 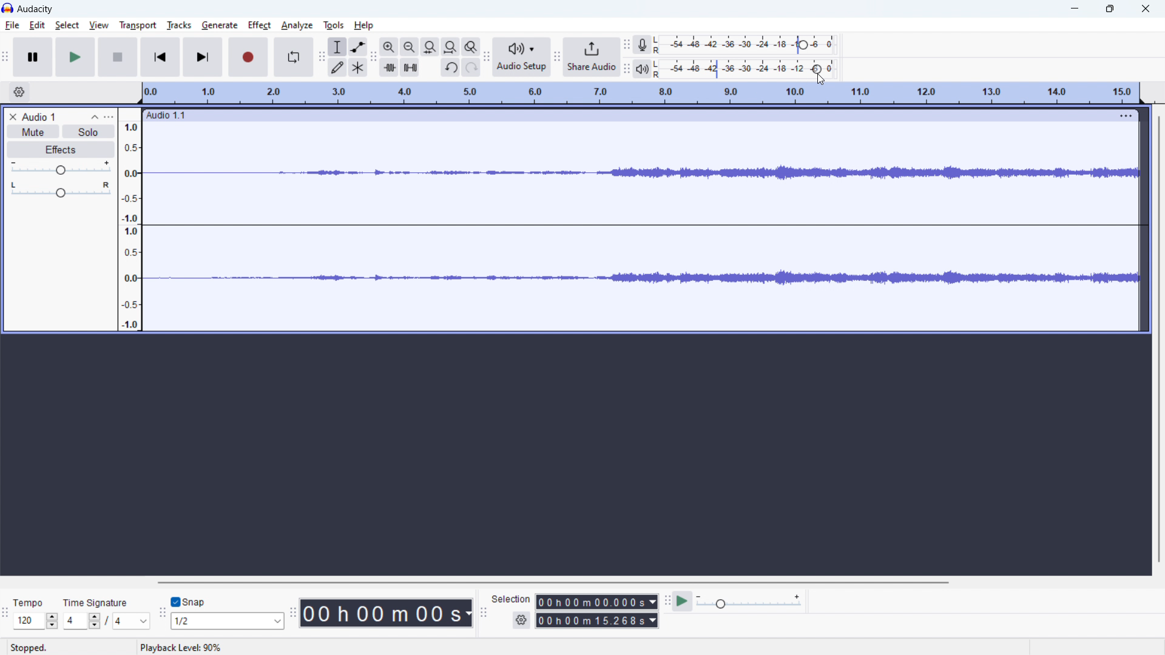 What do you see at coordinates (60, 149) in the screenshot?
I see `effects` at bounding box center [60, 149].